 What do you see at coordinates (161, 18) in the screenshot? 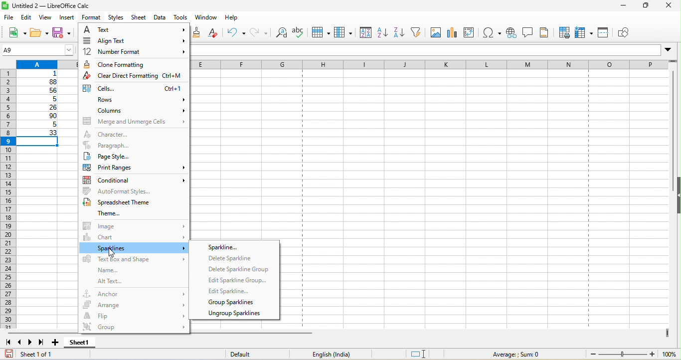
I see `data` at bounding box center [161, 18].